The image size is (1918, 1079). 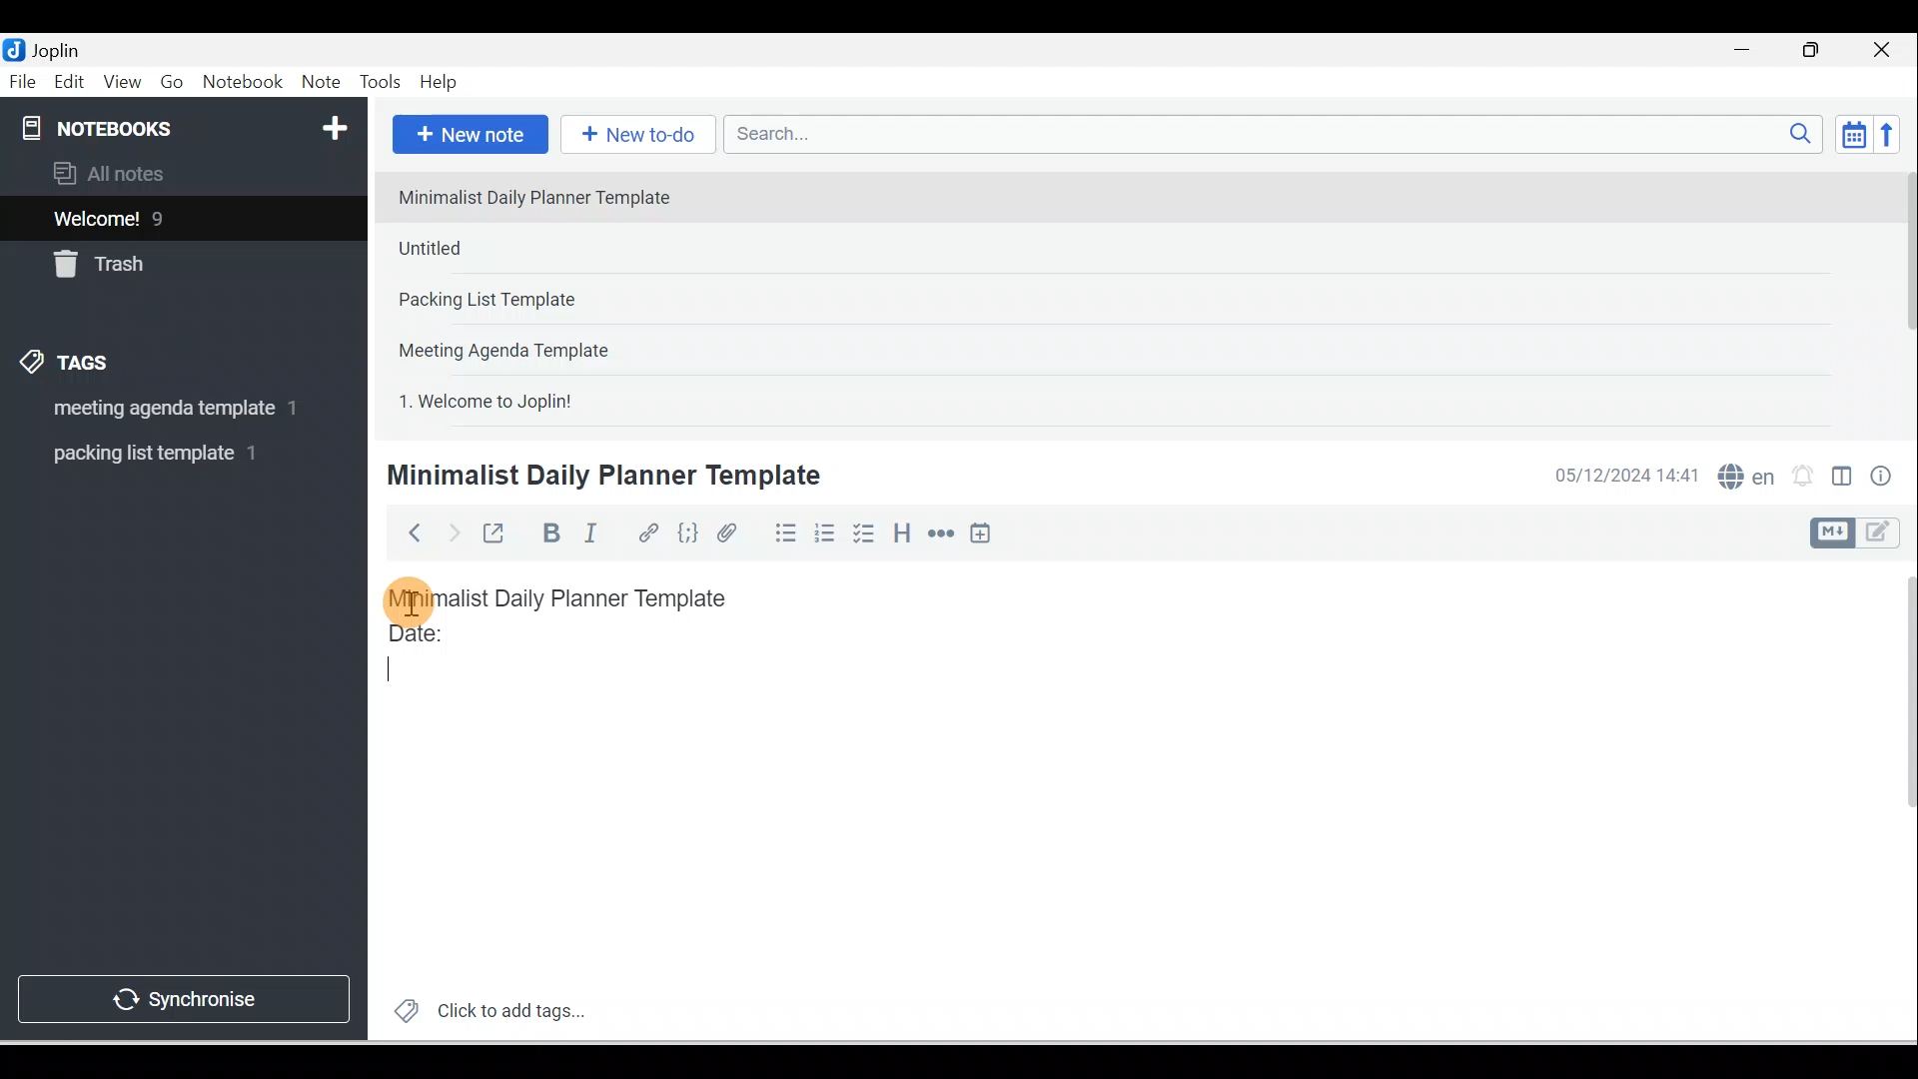 I want to click on Attach file, so click(x=732, y=533).